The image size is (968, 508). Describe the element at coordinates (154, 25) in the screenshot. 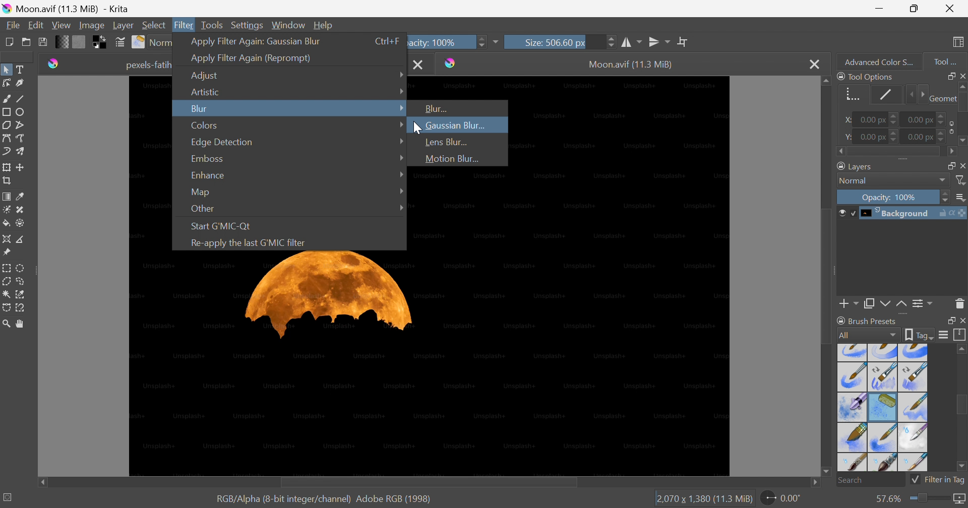

I see `Select` at that location.